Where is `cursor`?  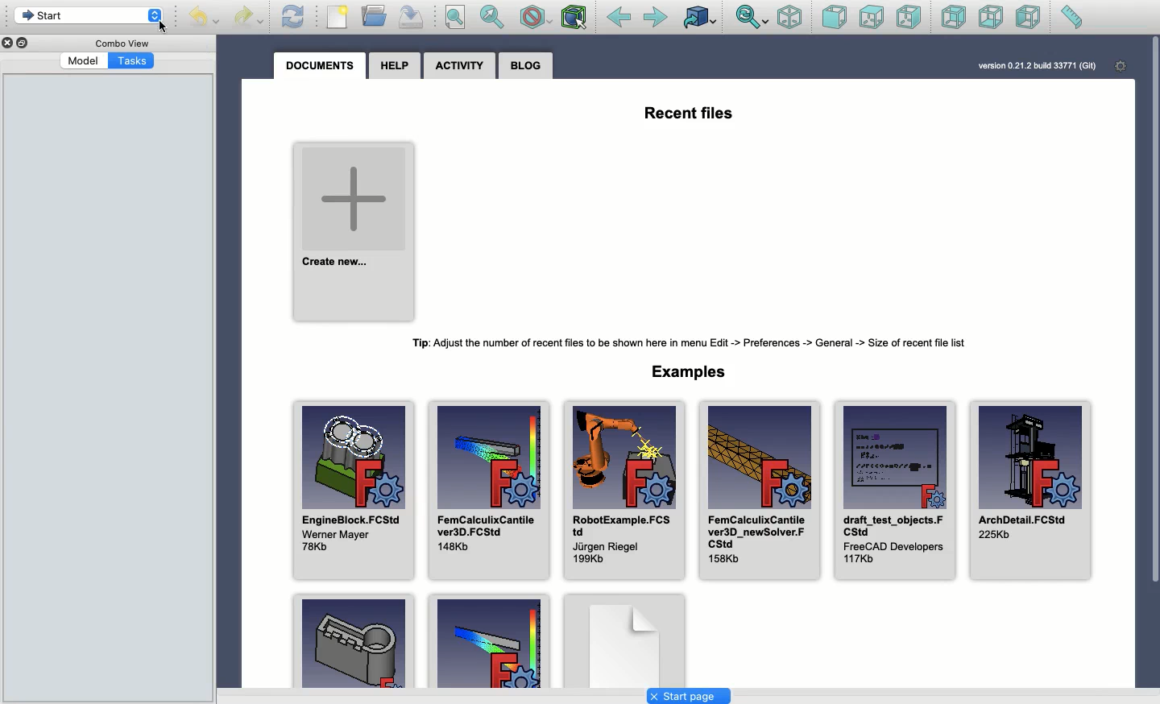
cursor is located at coordinates (161, 27).